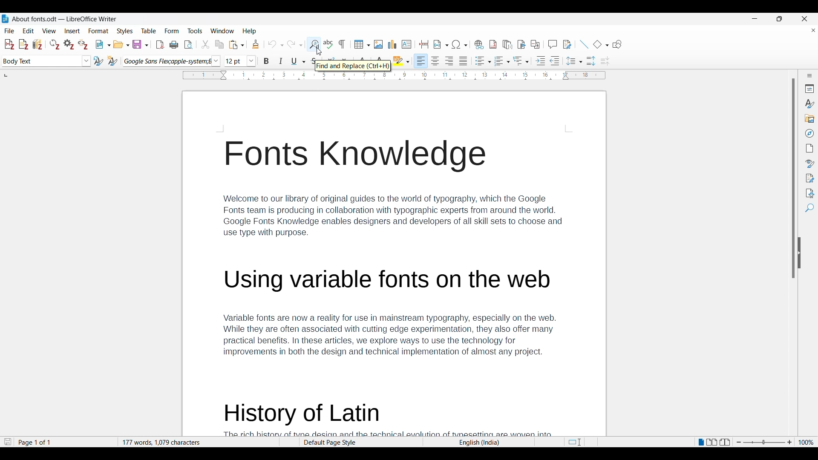  I want to click on Show track changes functions , so click(567, 44).